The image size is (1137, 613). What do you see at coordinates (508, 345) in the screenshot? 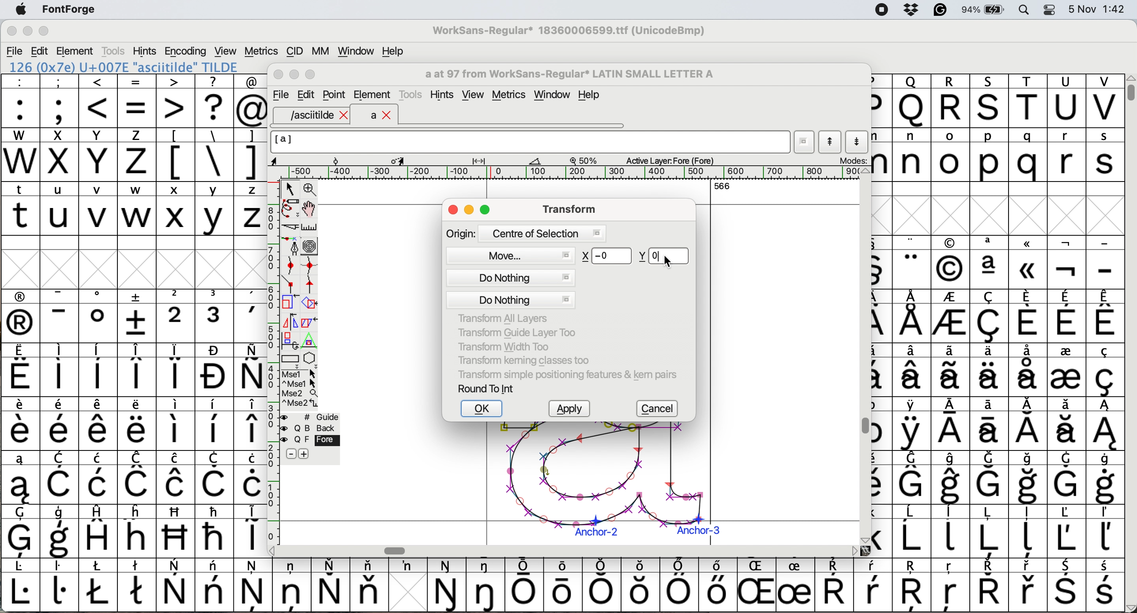
I see `tranform width too` at bounding box center [508, 345].